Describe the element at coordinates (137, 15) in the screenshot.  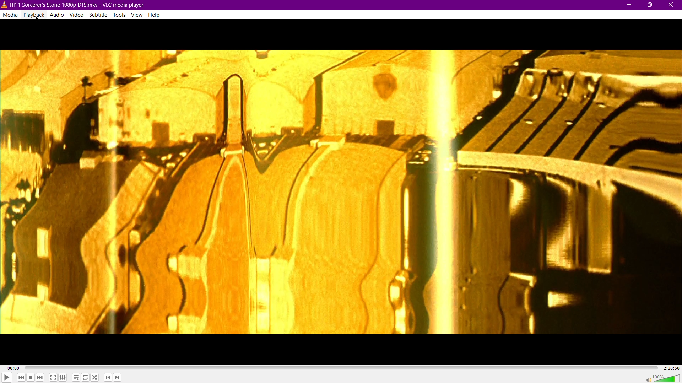
I see `View` at that location.